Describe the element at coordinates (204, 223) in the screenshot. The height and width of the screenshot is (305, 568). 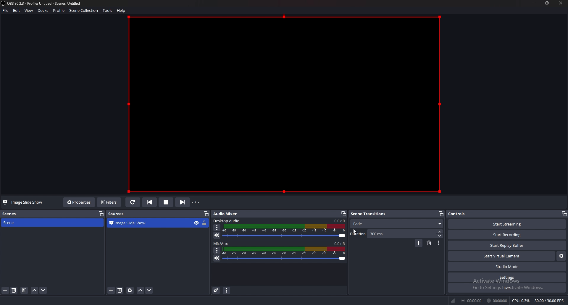
I see `lock` at that location.